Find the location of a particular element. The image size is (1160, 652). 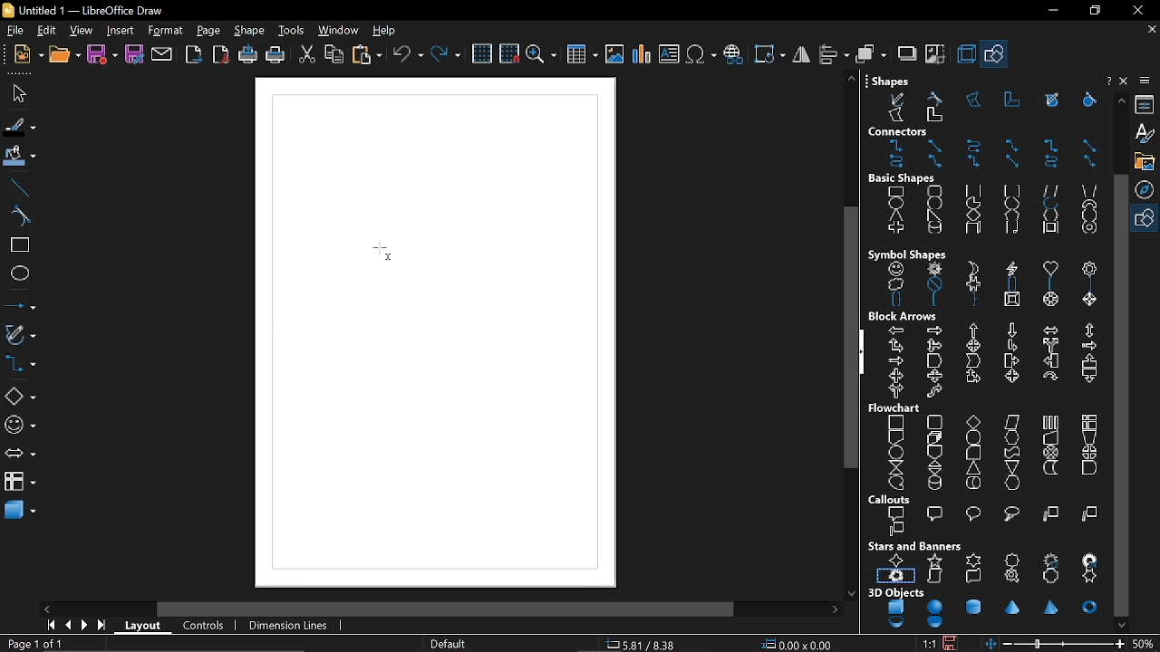

dimension lines is located at coordinates (292, 625).